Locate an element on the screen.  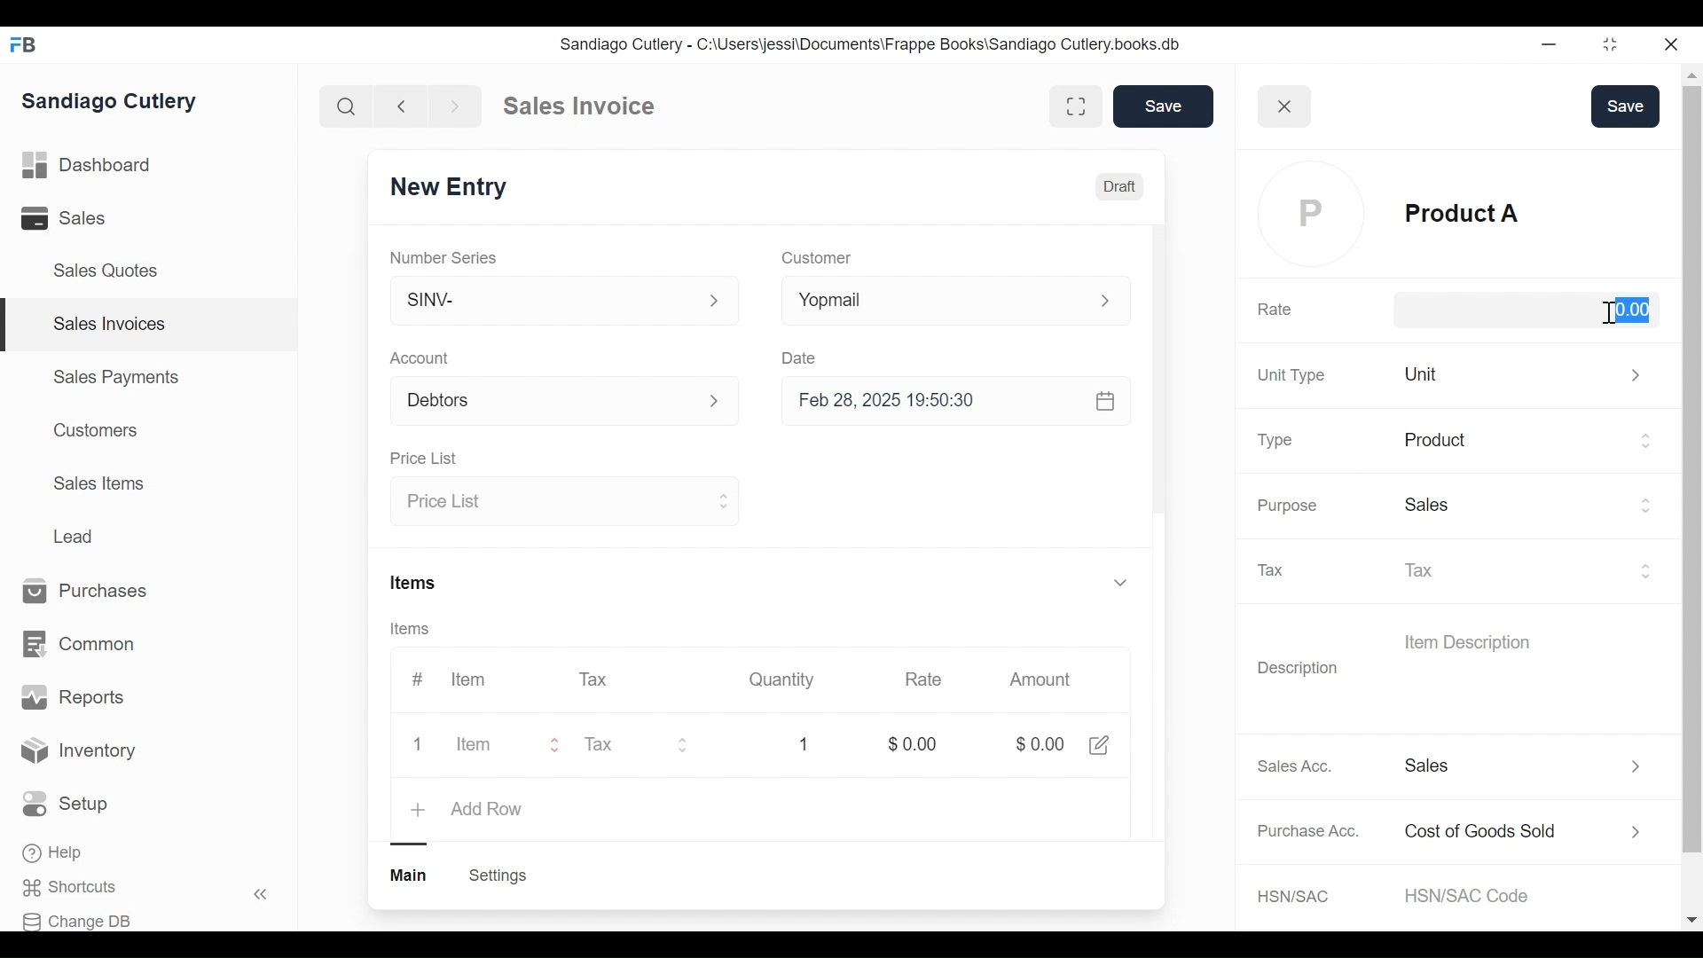
Date is located at coordinates (802, 356).